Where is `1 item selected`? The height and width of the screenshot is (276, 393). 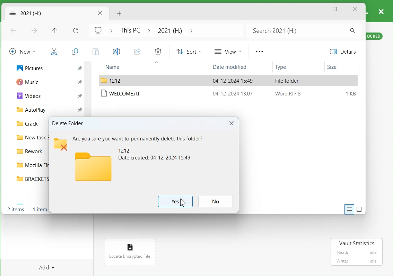
1 item selected is located at coordinates (39, 209).